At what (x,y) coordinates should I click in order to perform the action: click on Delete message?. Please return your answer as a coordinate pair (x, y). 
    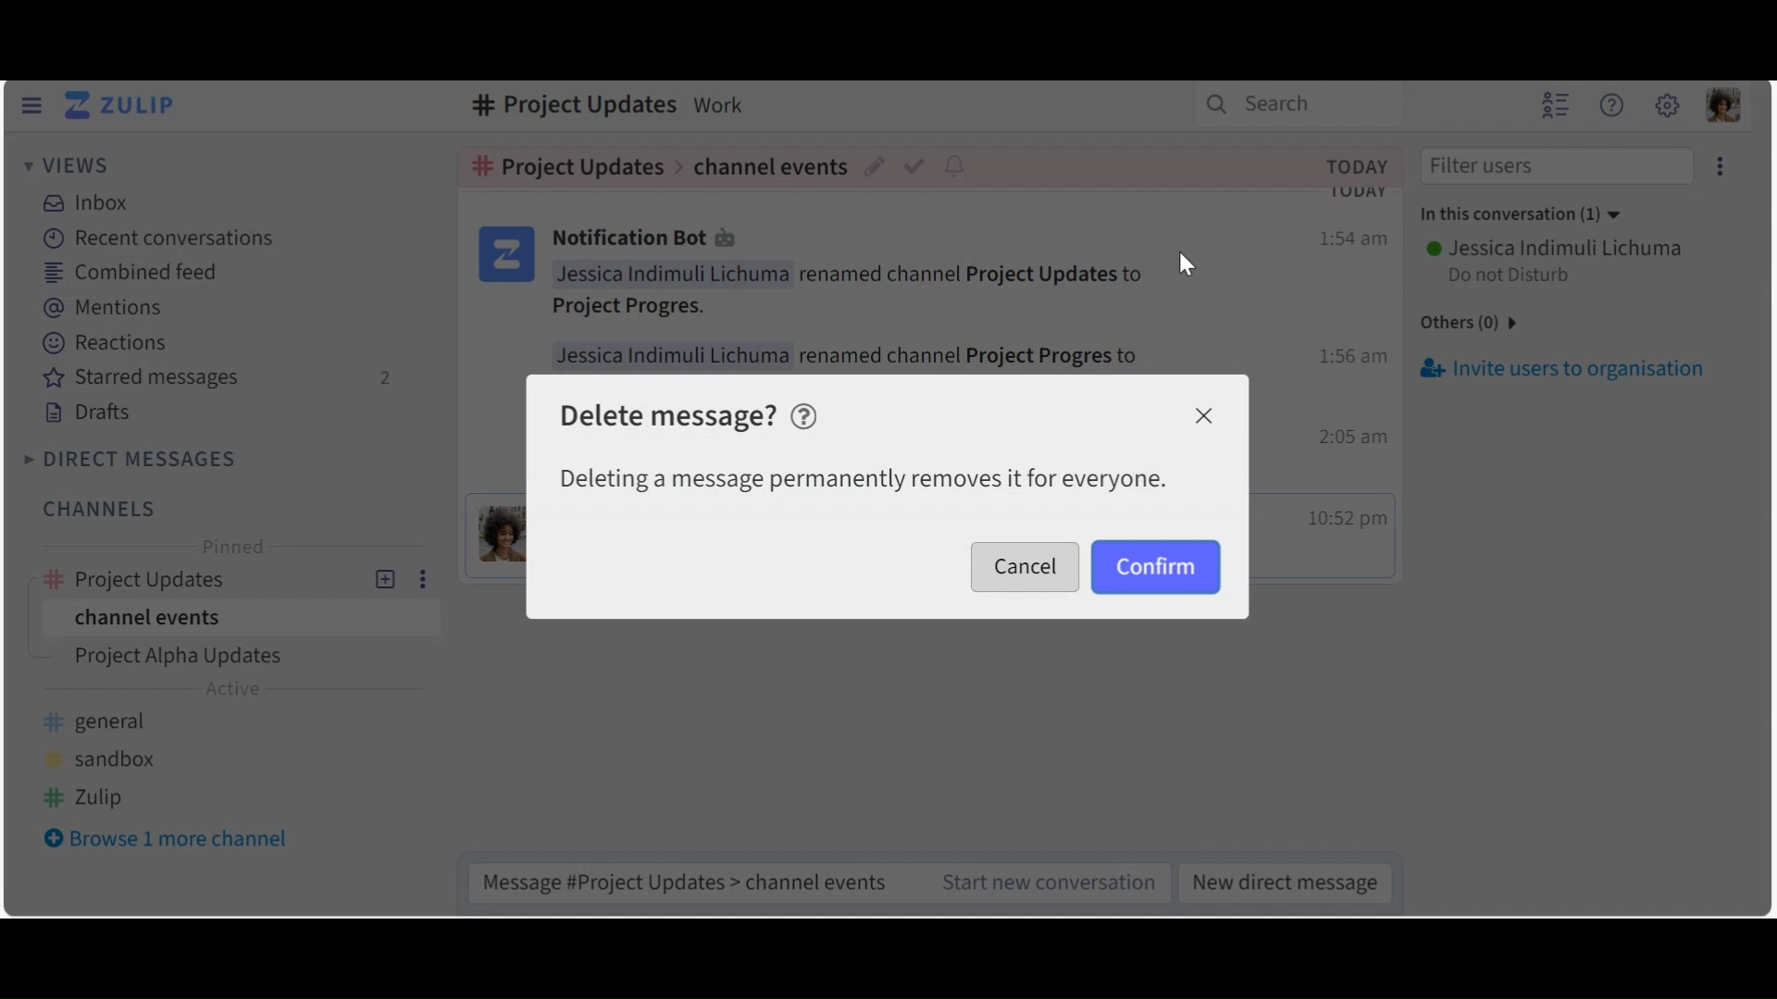
    Looking at the image, I should click on (668, 418).